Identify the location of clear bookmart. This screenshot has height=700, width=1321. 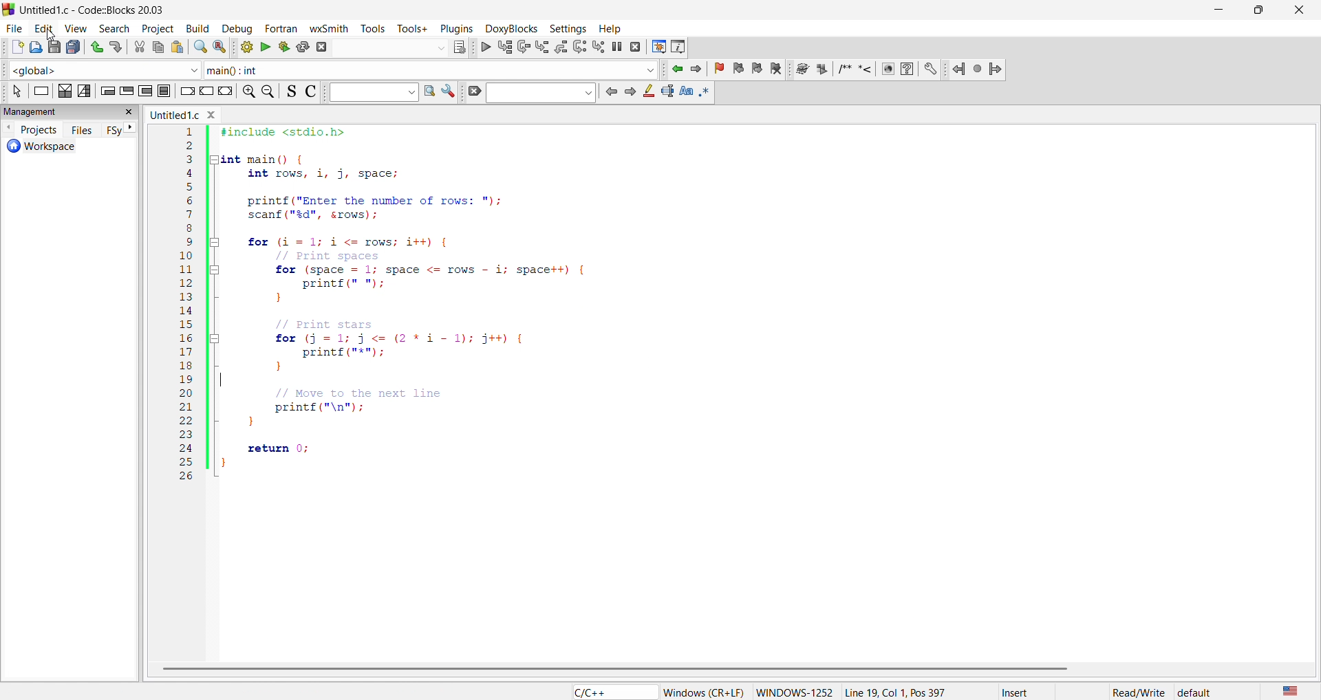
(778, 70).